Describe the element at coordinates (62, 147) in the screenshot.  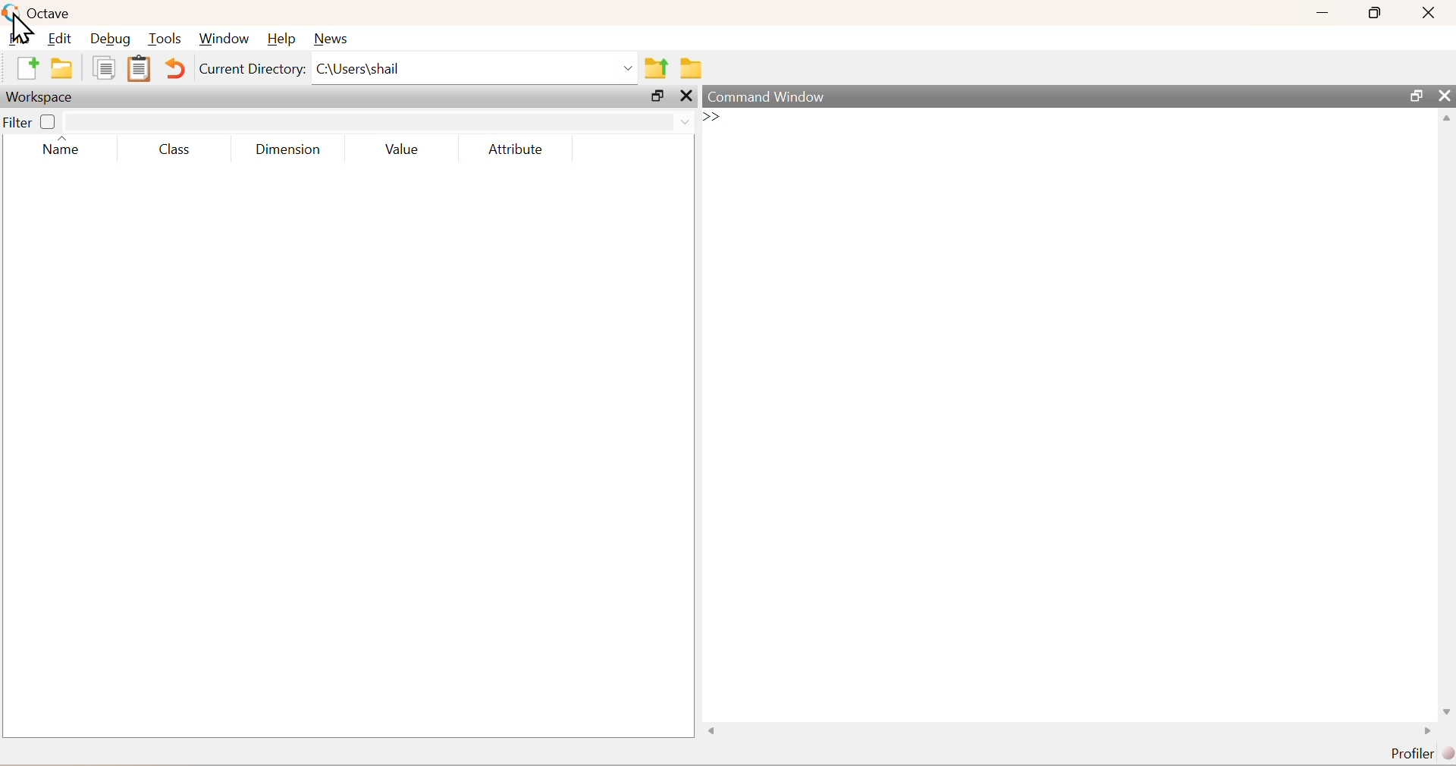
I see `Name` at that location.